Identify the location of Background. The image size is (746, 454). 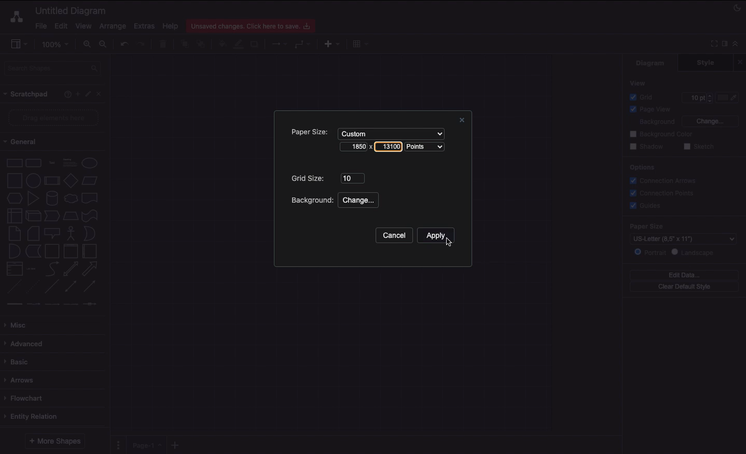
(311, 200).